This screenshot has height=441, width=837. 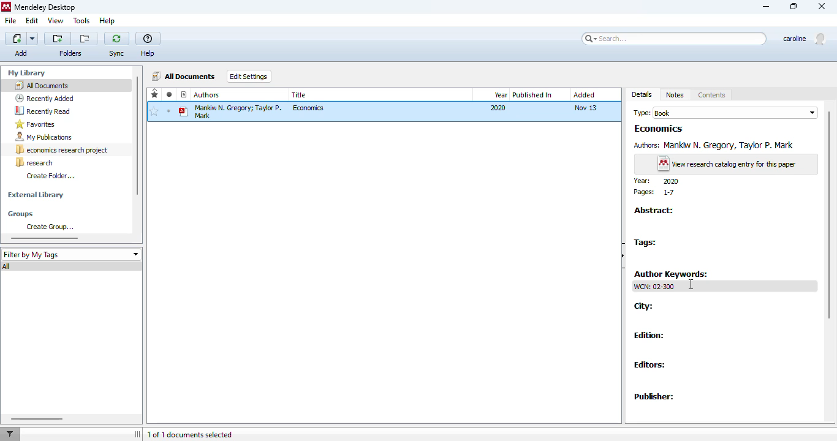 I want to click on hide document details, so click(x=624, y=255).